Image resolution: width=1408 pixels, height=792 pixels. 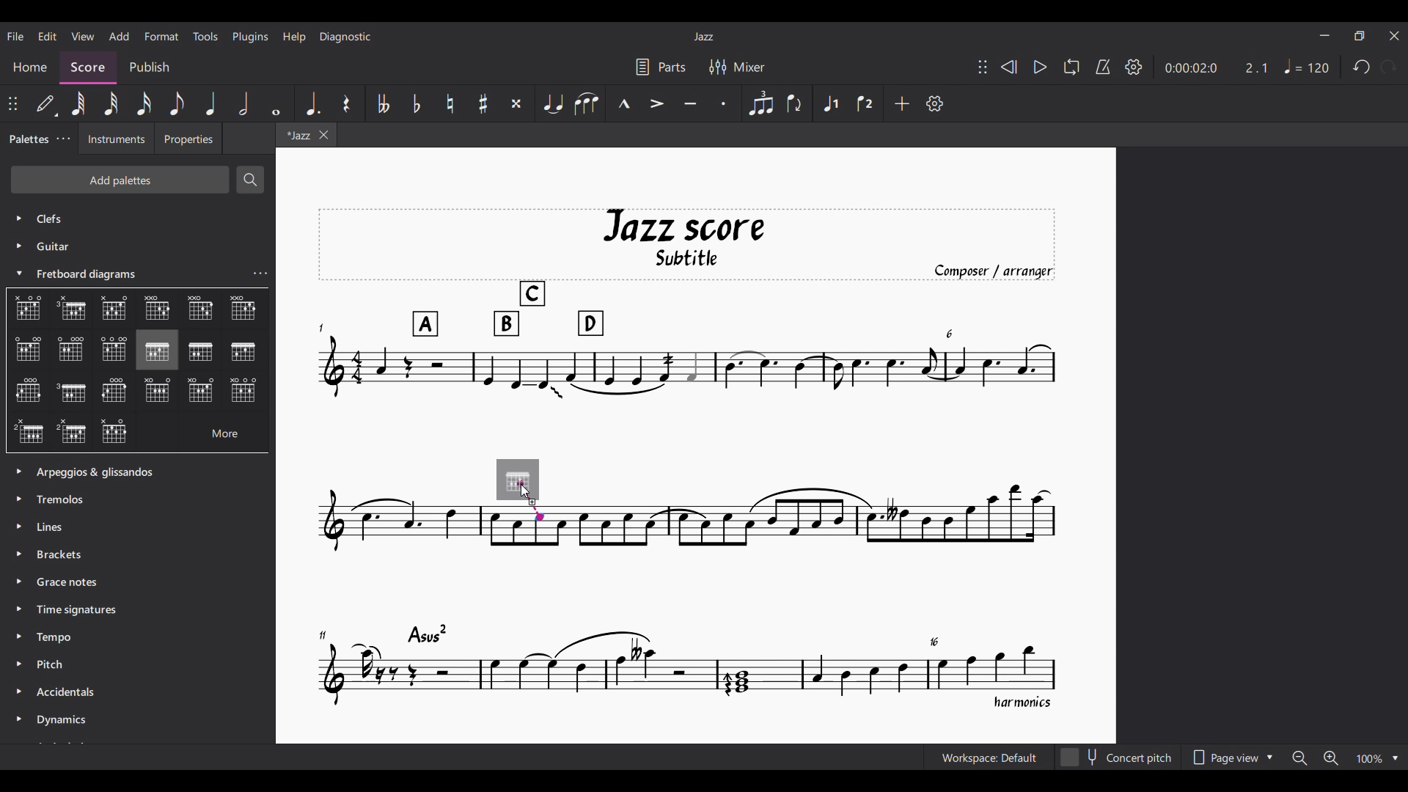 I want to click on Chart5, so click(x=243, y=309).